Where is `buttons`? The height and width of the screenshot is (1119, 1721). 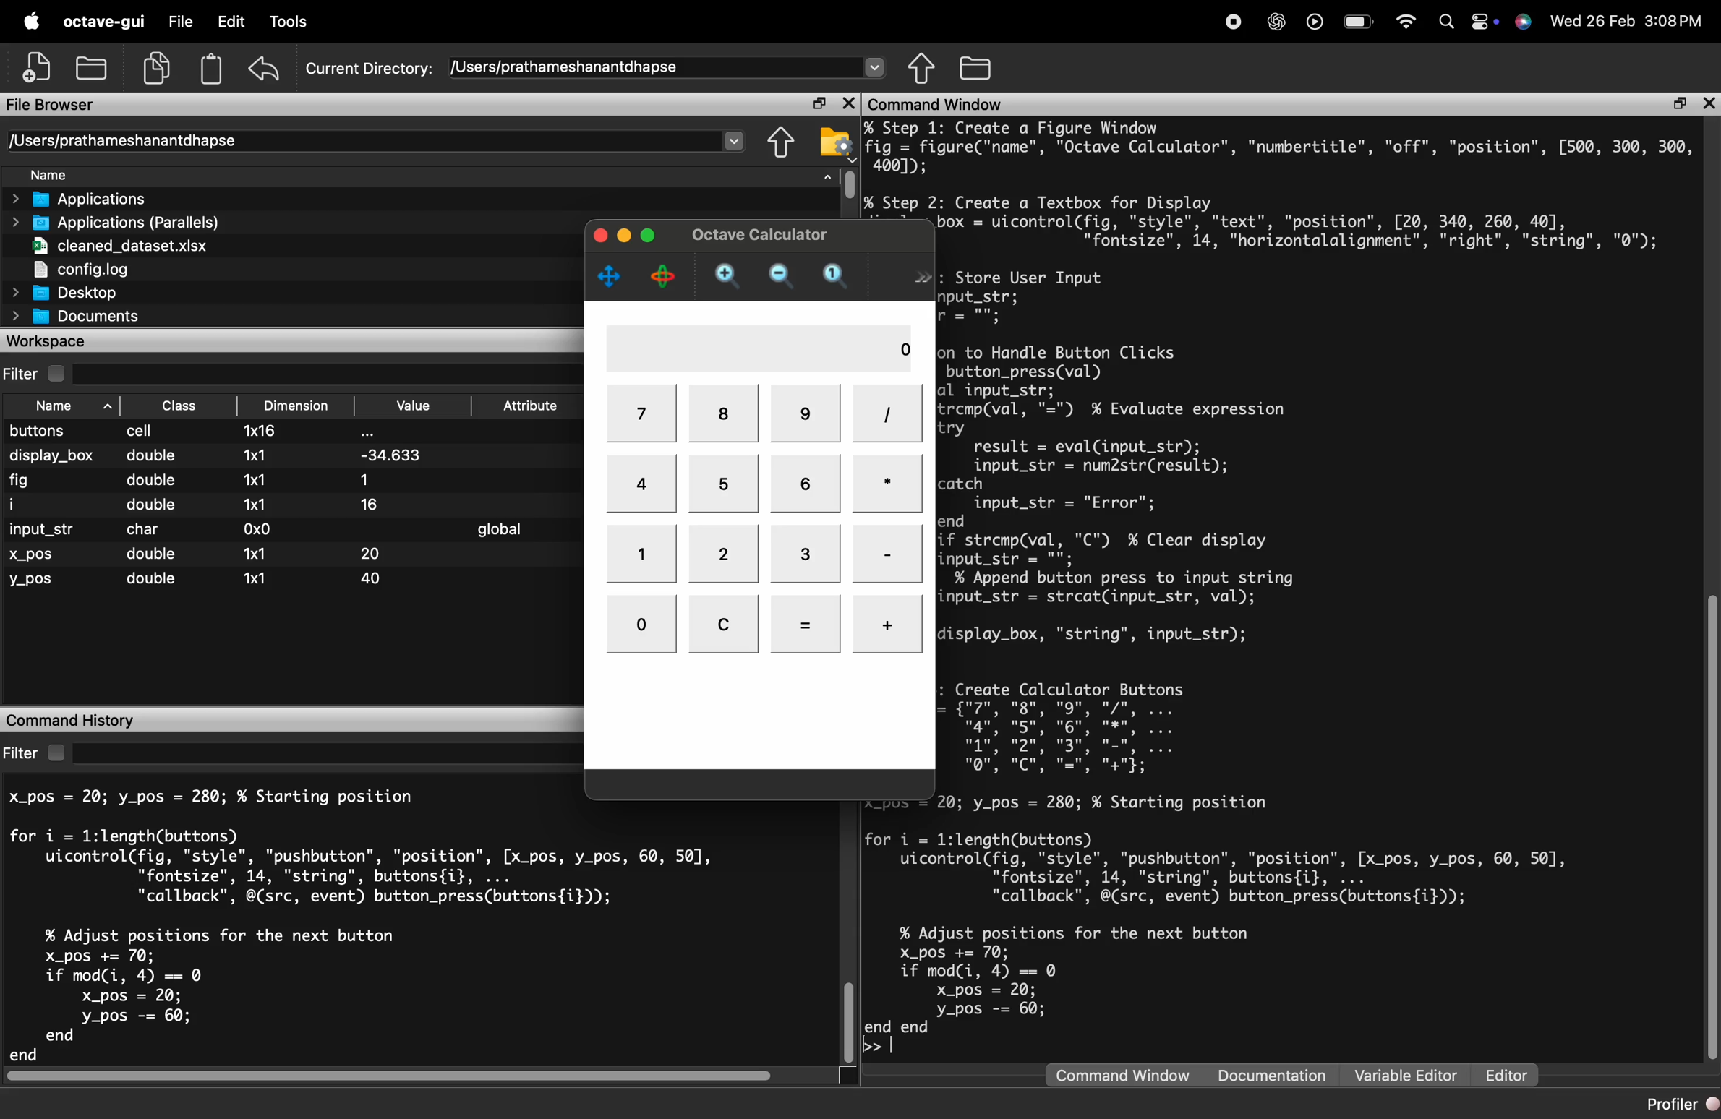 buttons is located at coordinates (35, 431).